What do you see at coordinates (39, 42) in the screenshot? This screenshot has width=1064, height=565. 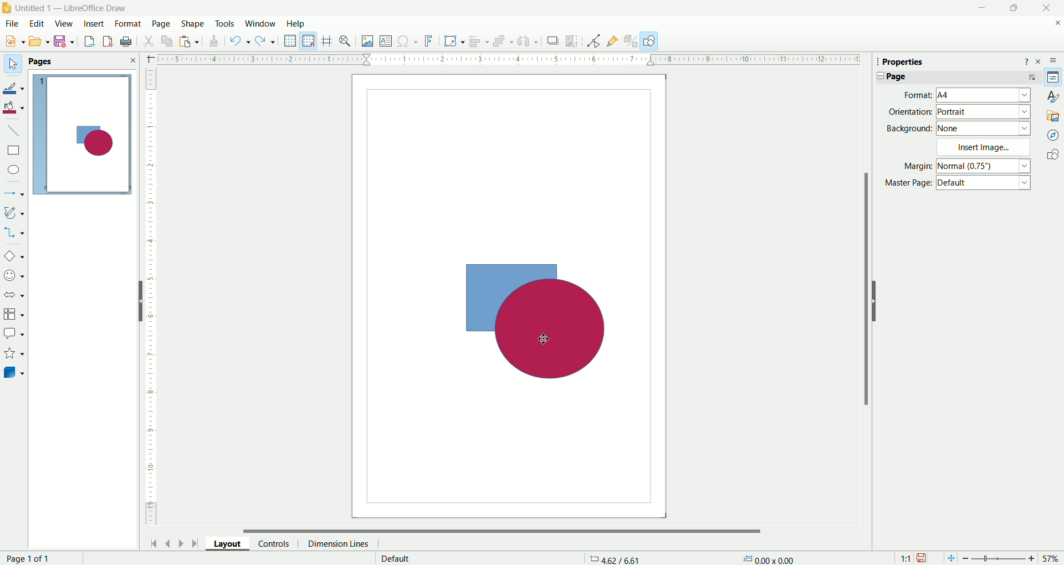 I see `open` at bounding box center [39, 42].